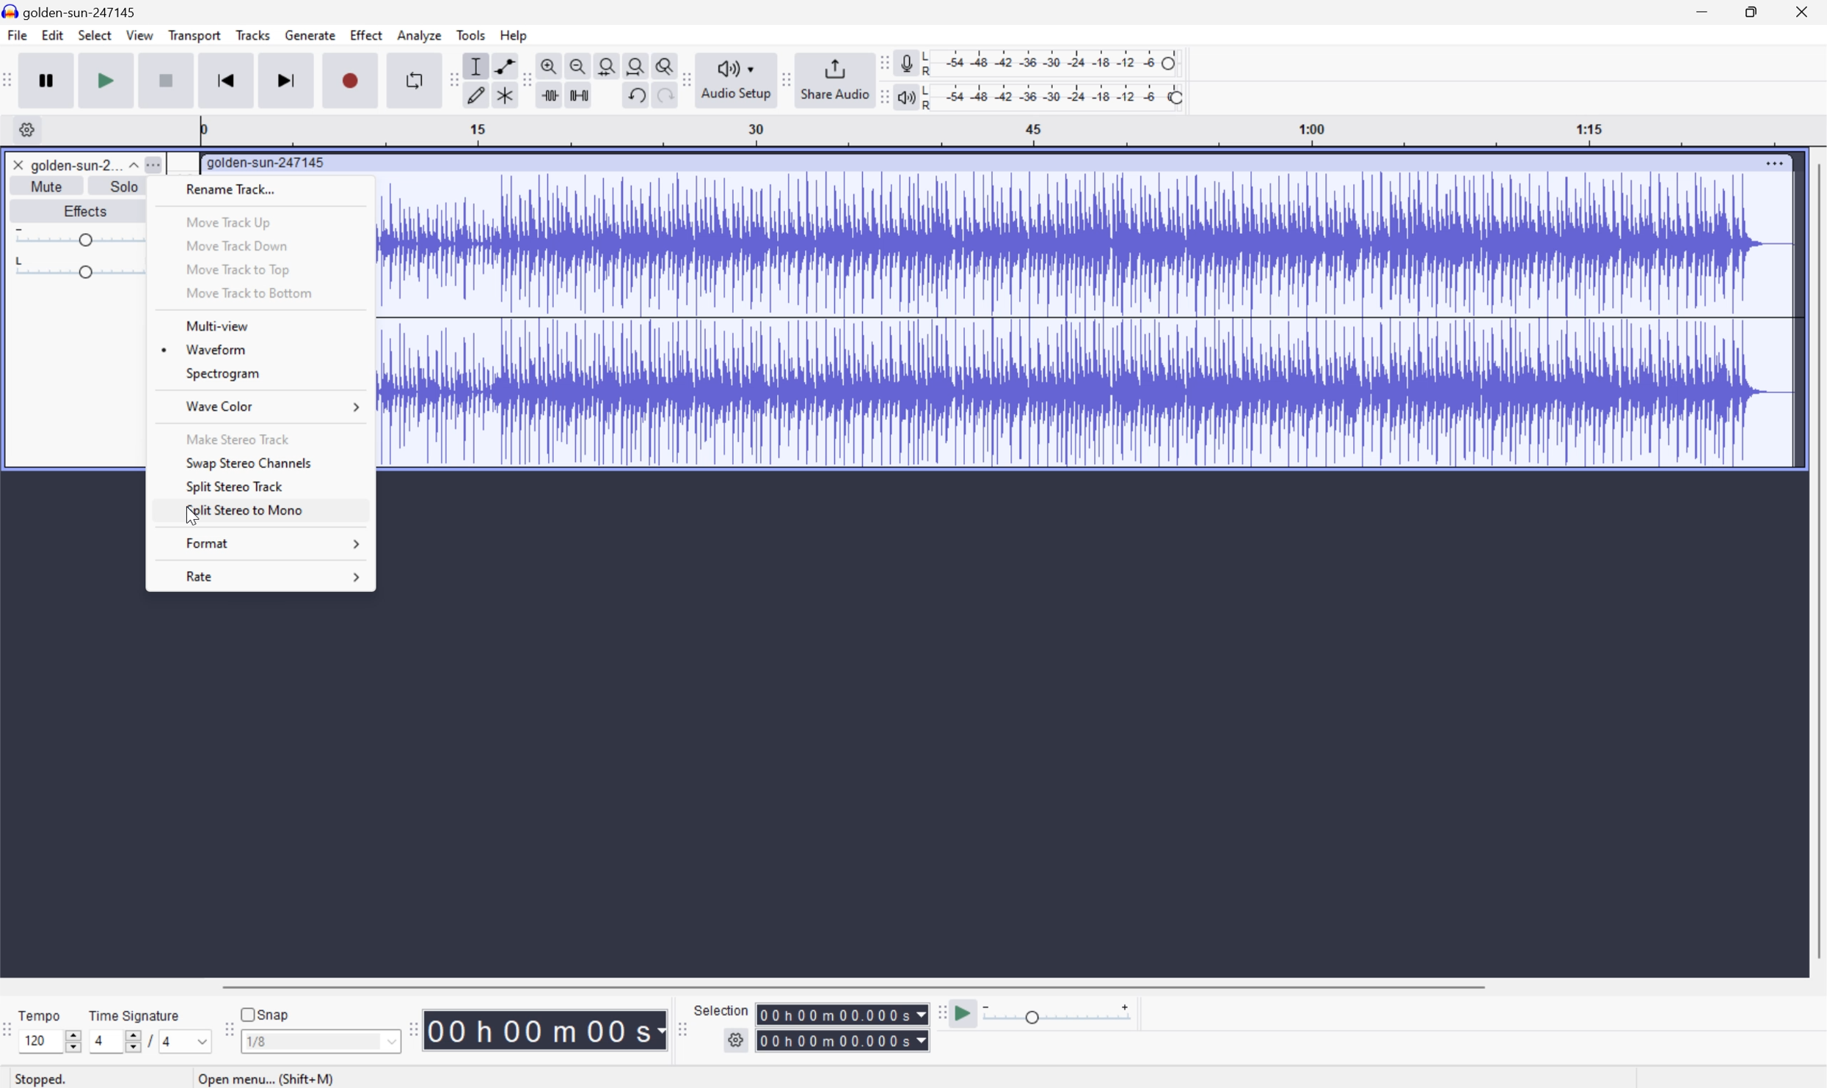  What do you see at coordinates (581, 95) in the screenshot?
I see `Silence audio selection` at bounding box center [581, 95].